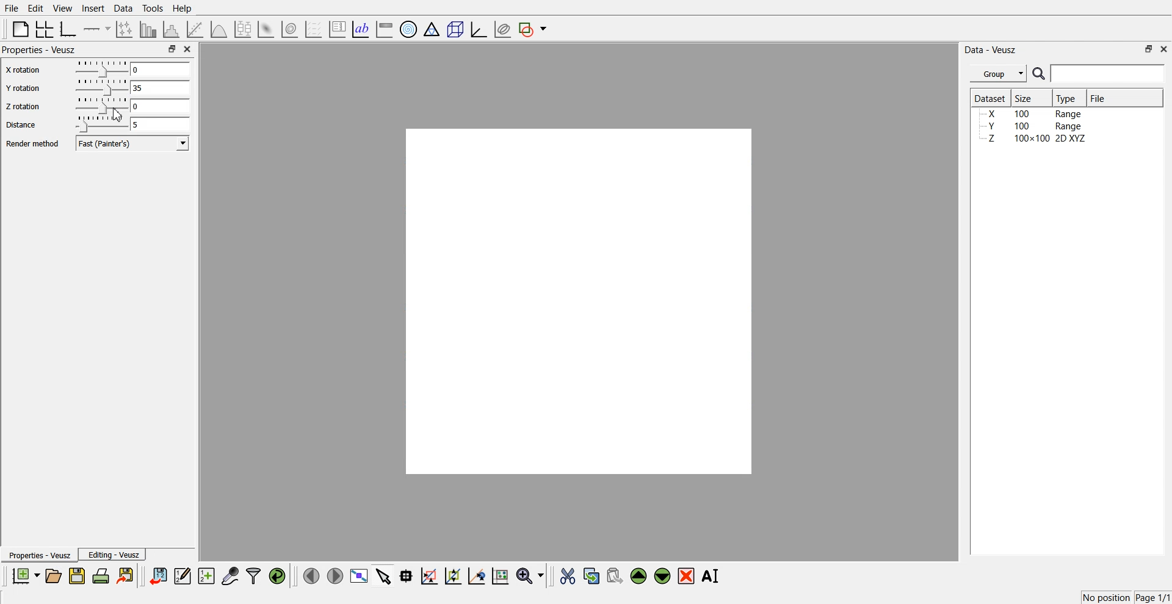  What do you see at coordinates (24, 71) in the screenshot?
I see `X rotation` at bounding box center [24, 71].